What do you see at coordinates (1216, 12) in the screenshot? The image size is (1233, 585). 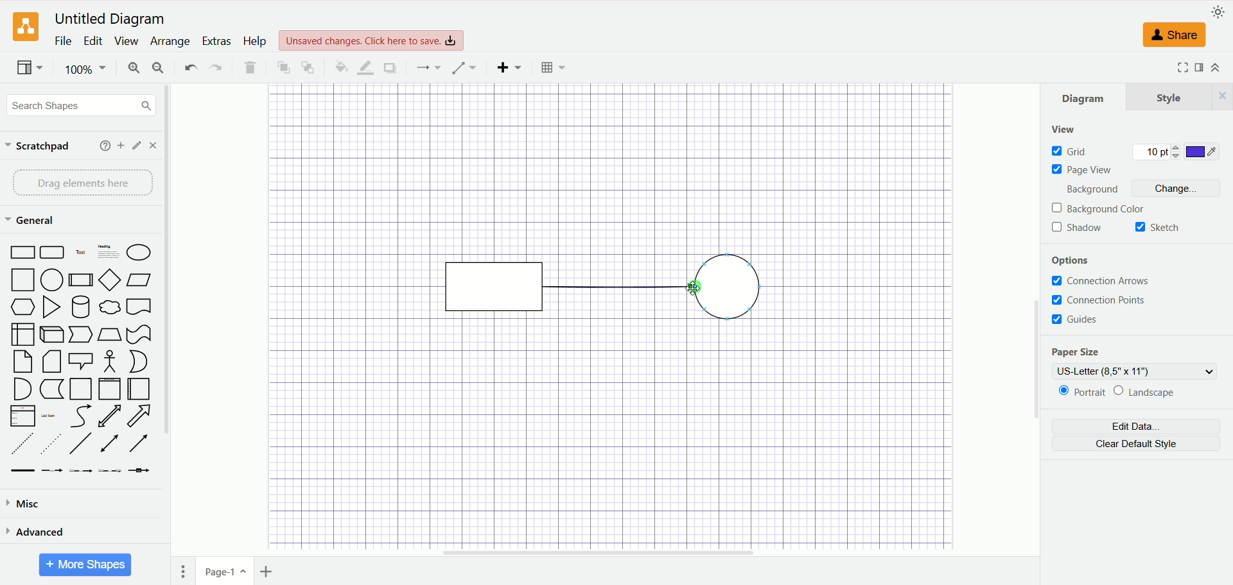 I see `appearance` at bounding box center [1216, 12].